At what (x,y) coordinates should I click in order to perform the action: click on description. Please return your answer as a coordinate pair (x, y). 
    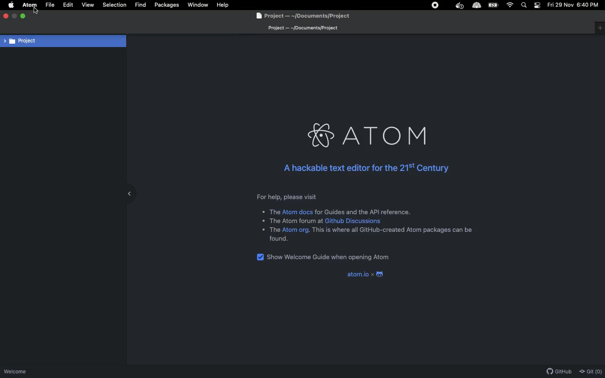
    Looking at the image, I should click on (394, 230).